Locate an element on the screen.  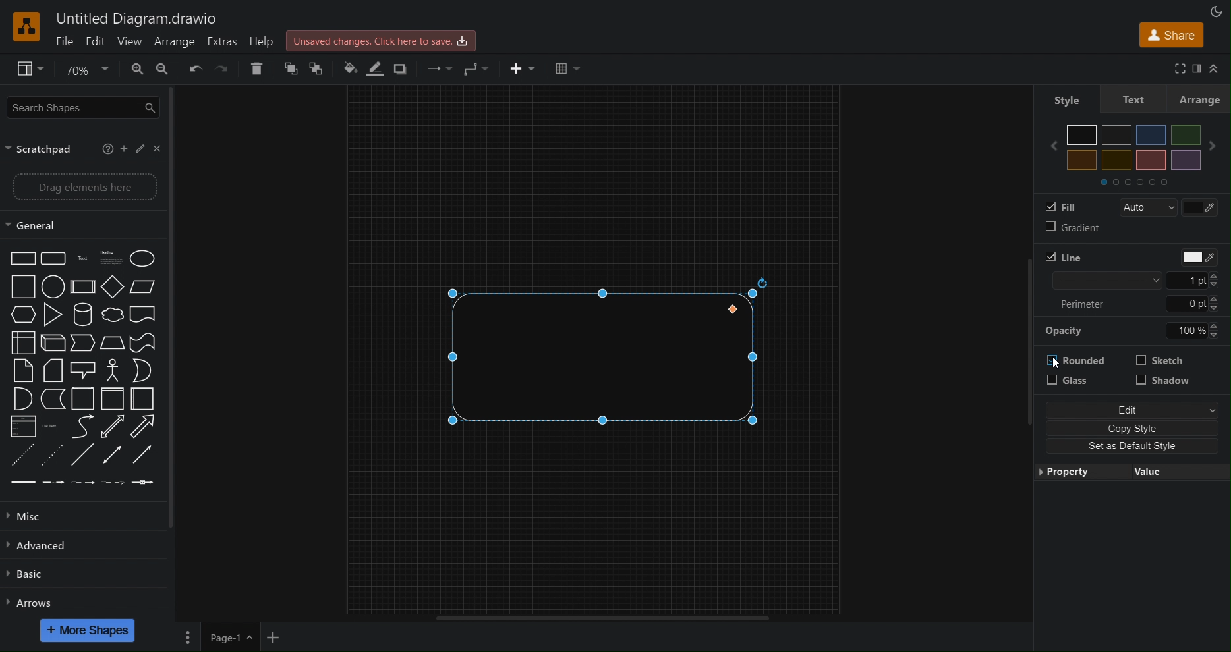
Add More Pages is located at coordinates (273, 638).